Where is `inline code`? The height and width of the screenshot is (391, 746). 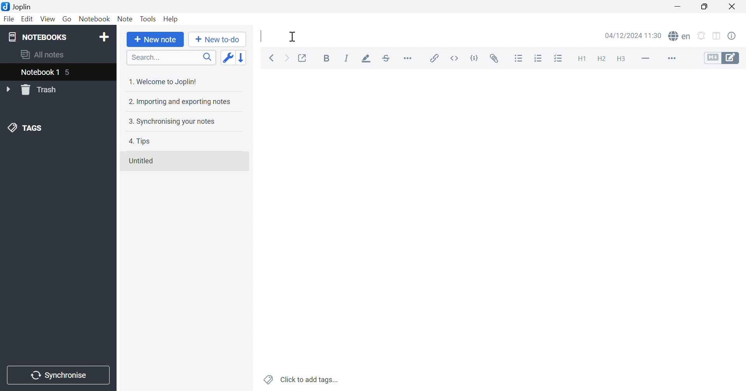
inline code is located at coordinates (455, 58).